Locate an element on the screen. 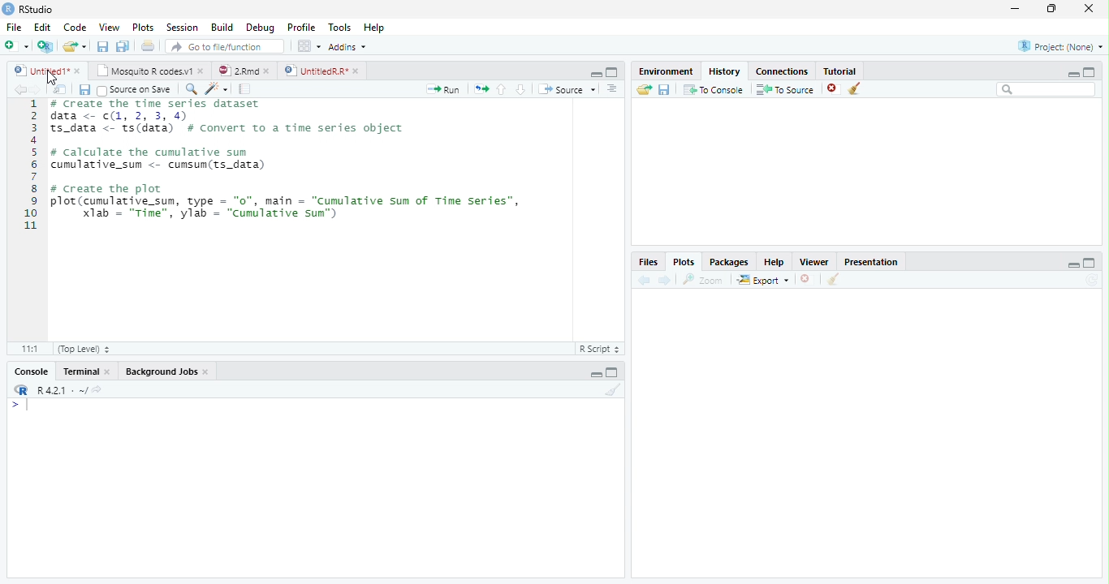 This screenshot has width=1109, height=584. >  is located at coordinates (16, 404).